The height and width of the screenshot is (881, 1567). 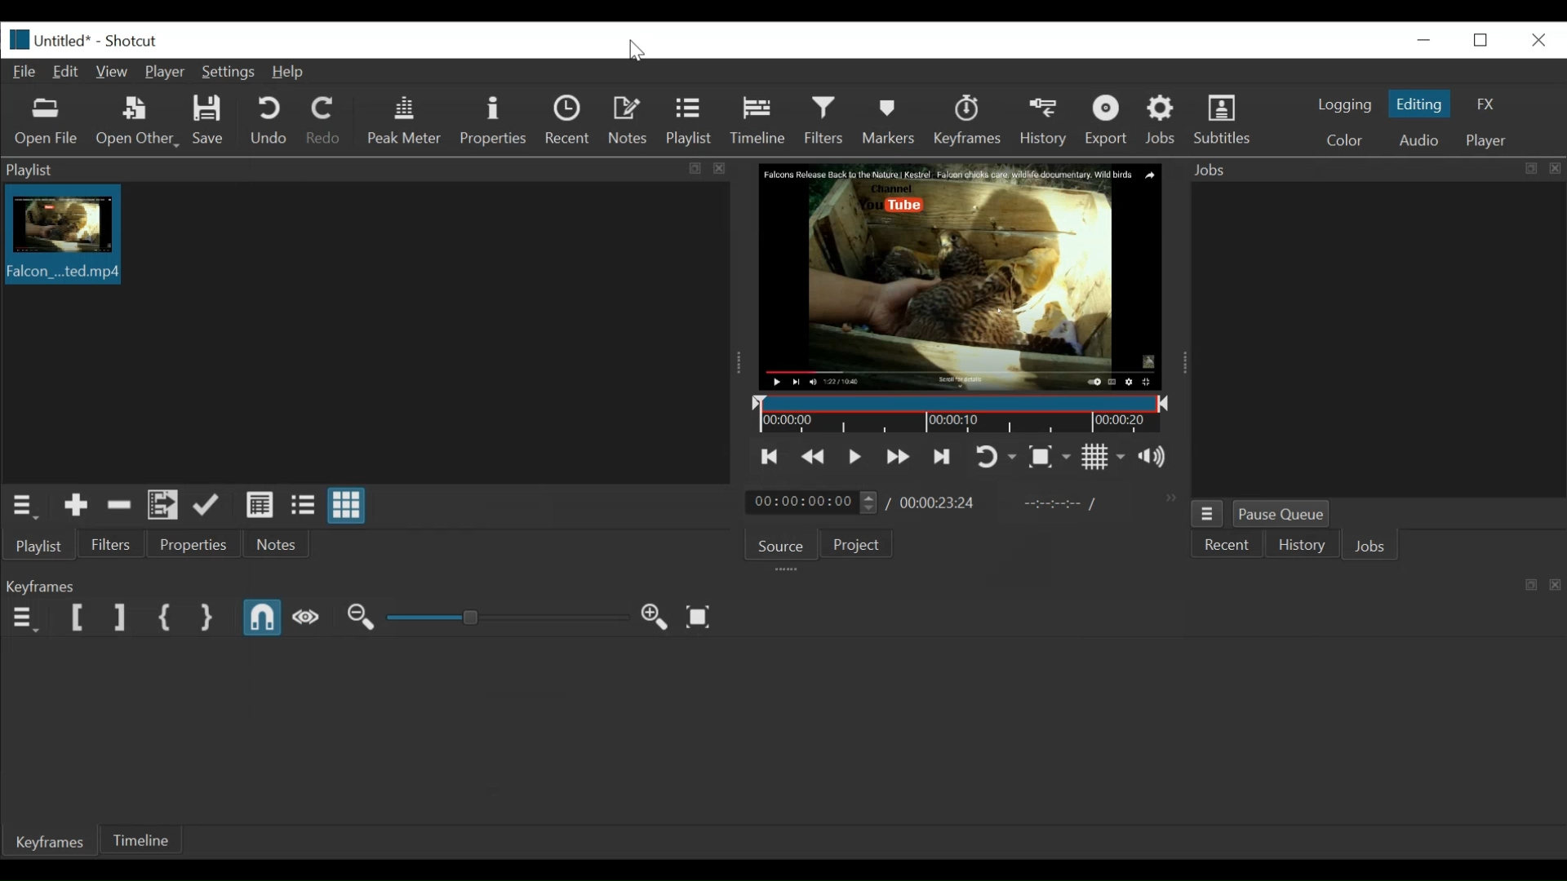 What do you see at coordinates (961, 278) in the screenshot?
I see `Media Viewer` at bounding box center [961, 278].